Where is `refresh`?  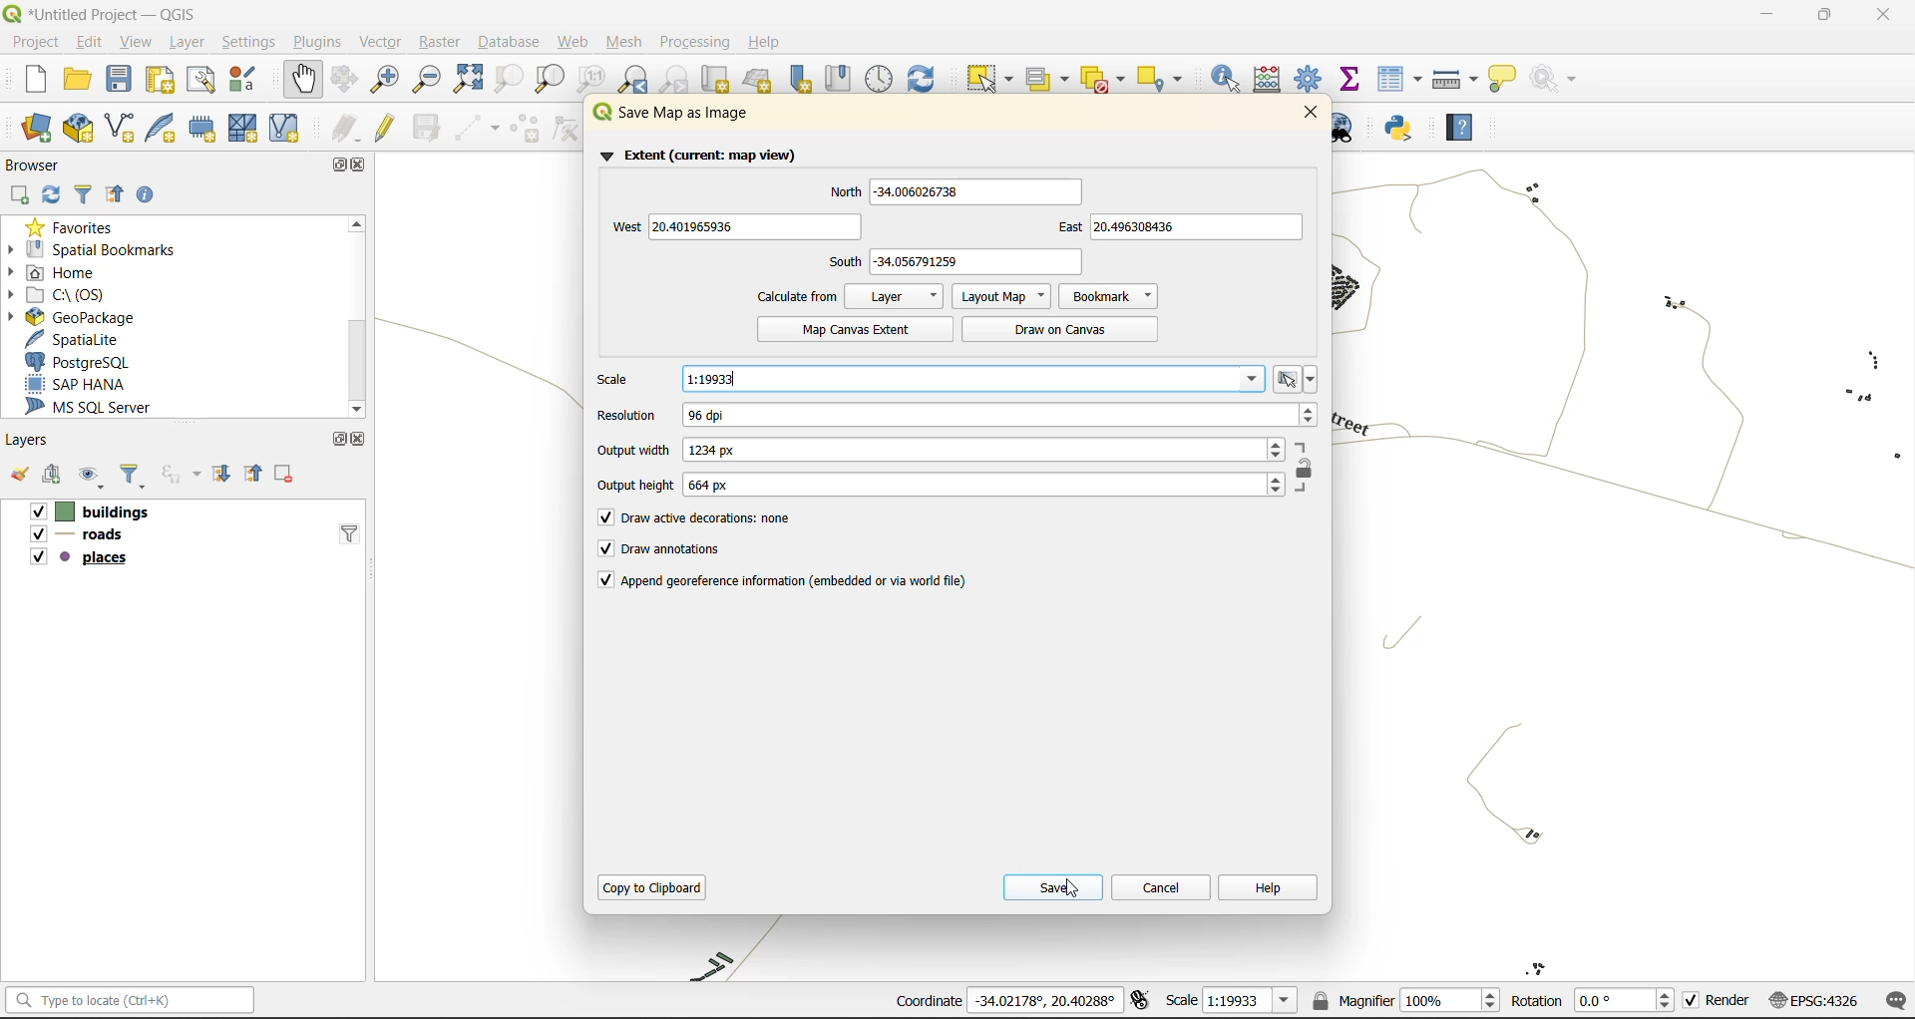 refresh is located at coordinates (927, 80).